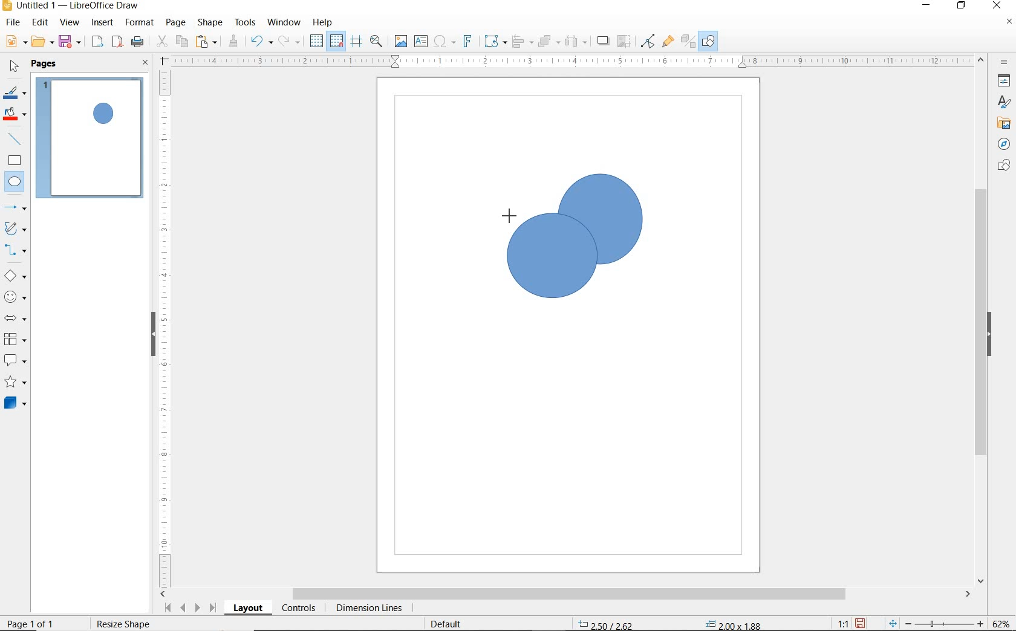  What do you see at coordinates (669, 621) in the screenshot?
I see `STANDARD SELECTION` at bounding box center [669, 621].